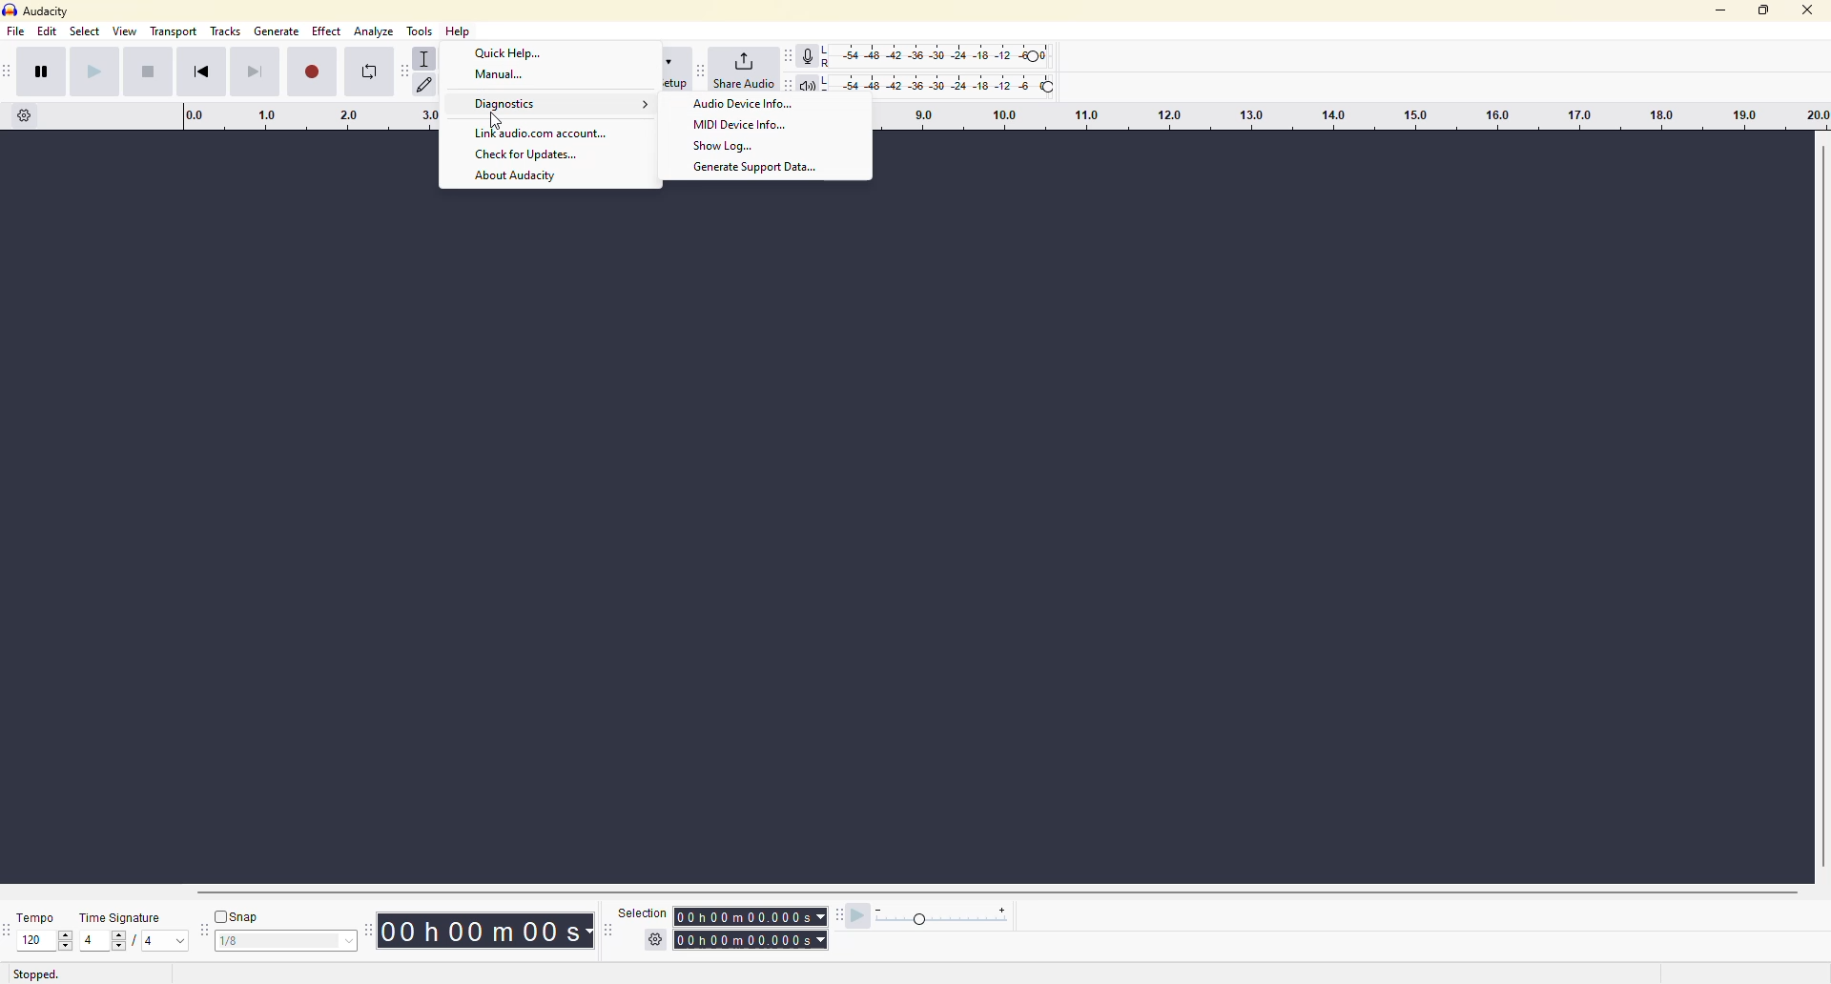 The height and width of the screenshot is (984, 1831). Describe the element at coordinates (701, 67) in the screenshot. I see `audacity share audio toolbar` at that location.